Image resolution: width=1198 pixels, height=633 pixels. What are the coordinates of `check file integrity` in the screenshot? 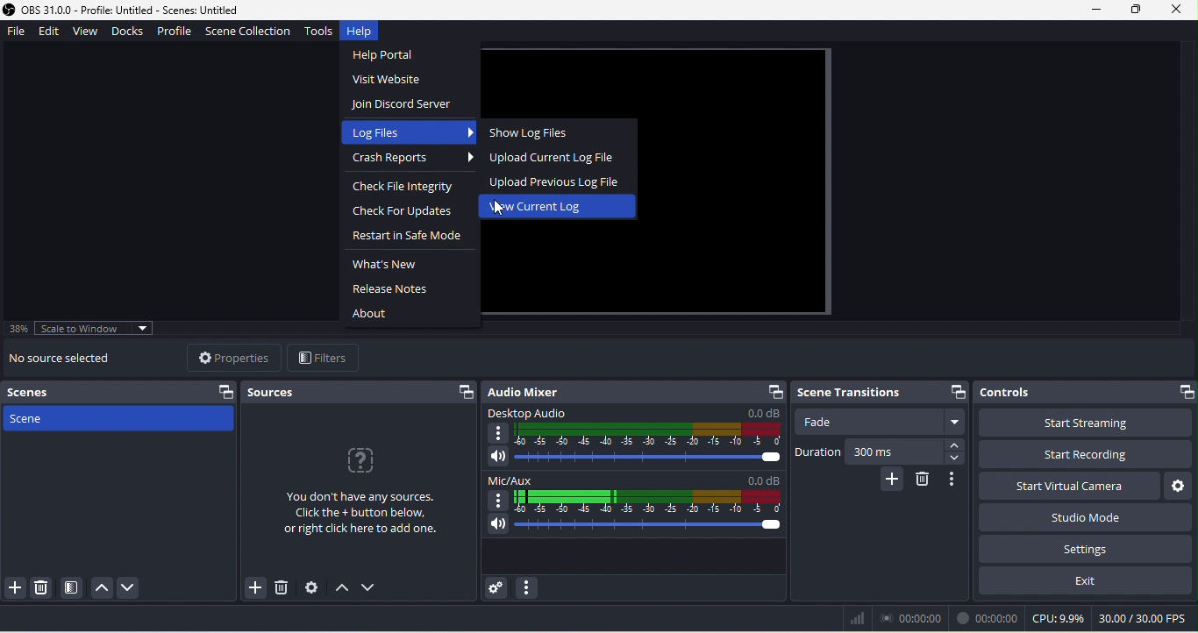 It's located at (413, 188).